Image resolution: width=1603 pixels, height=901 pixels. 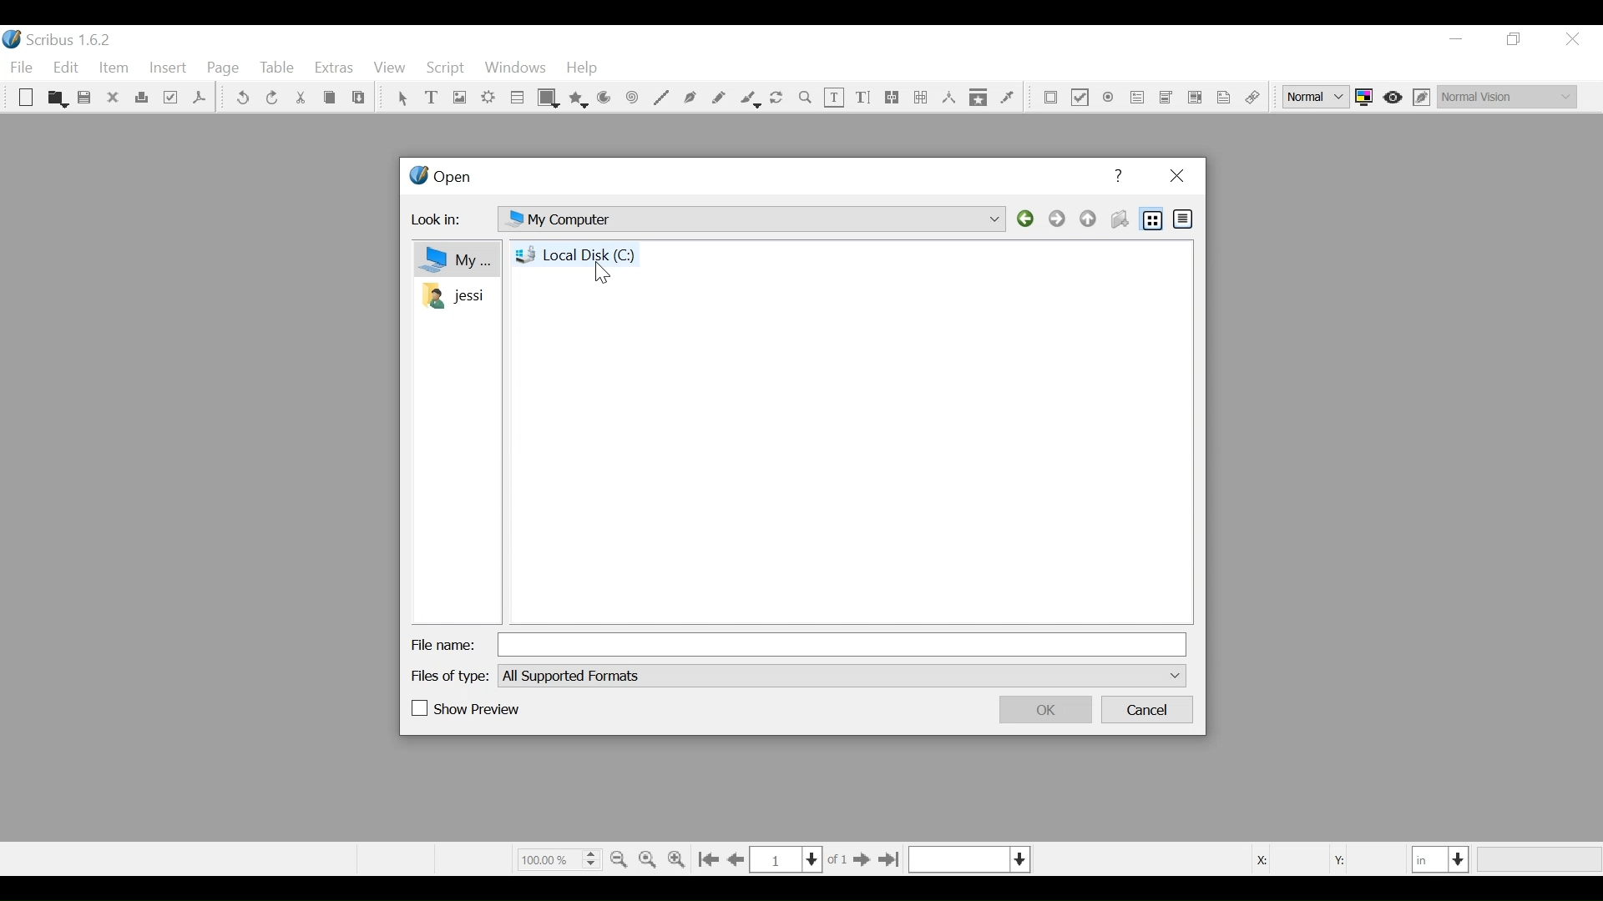 What do you see at coordinates (720, 98) in the screenshot?
I see `Freehand line` at bounding box center [720, 98].